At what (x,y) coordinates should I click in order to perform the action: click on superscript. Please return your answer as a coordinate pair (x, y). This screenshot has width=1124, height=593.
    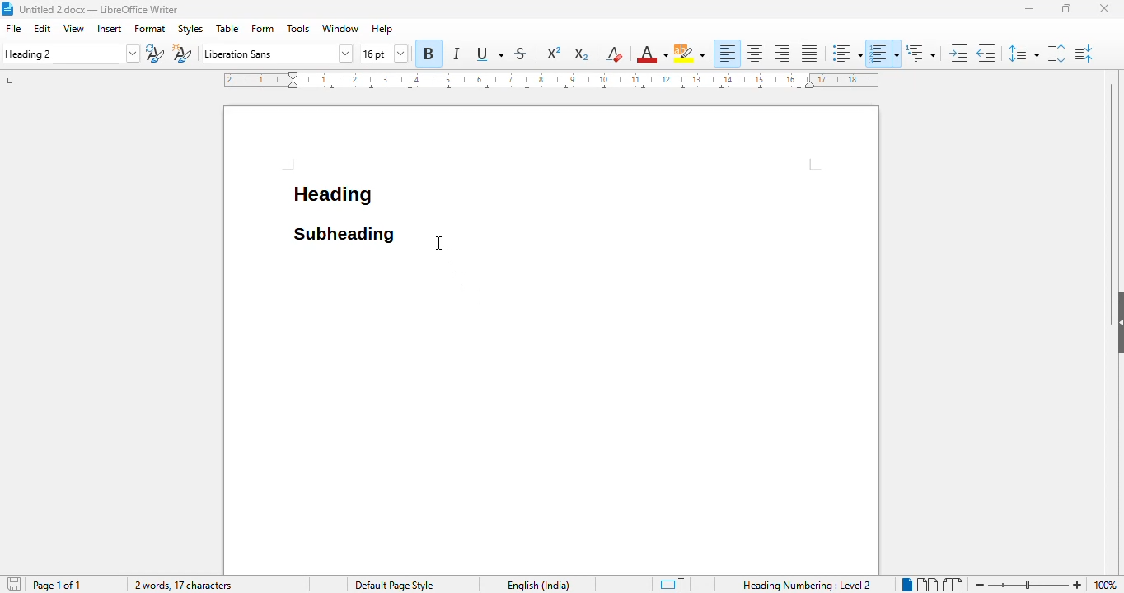
    Looking at the image, I should click on (555, 53).